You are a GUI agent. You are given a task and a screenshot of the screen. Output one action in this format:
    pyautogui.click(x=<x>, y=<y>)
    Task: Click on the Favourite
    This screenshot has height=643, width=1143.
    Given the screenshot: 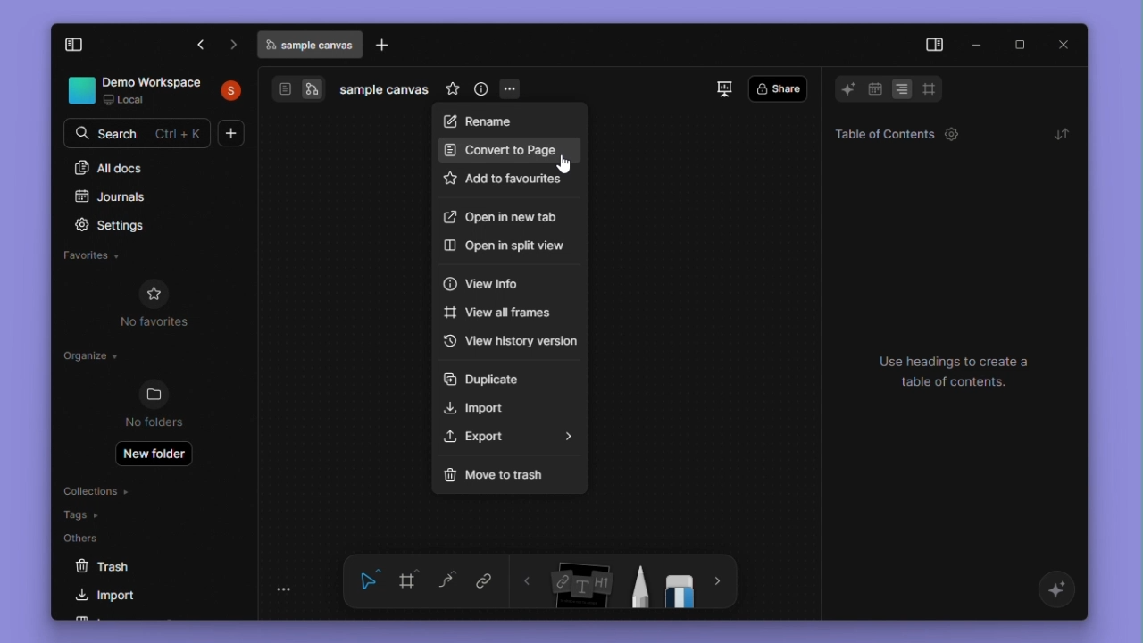 What is the action you would take?
    pyautogui.click(x=95, y=255)
    